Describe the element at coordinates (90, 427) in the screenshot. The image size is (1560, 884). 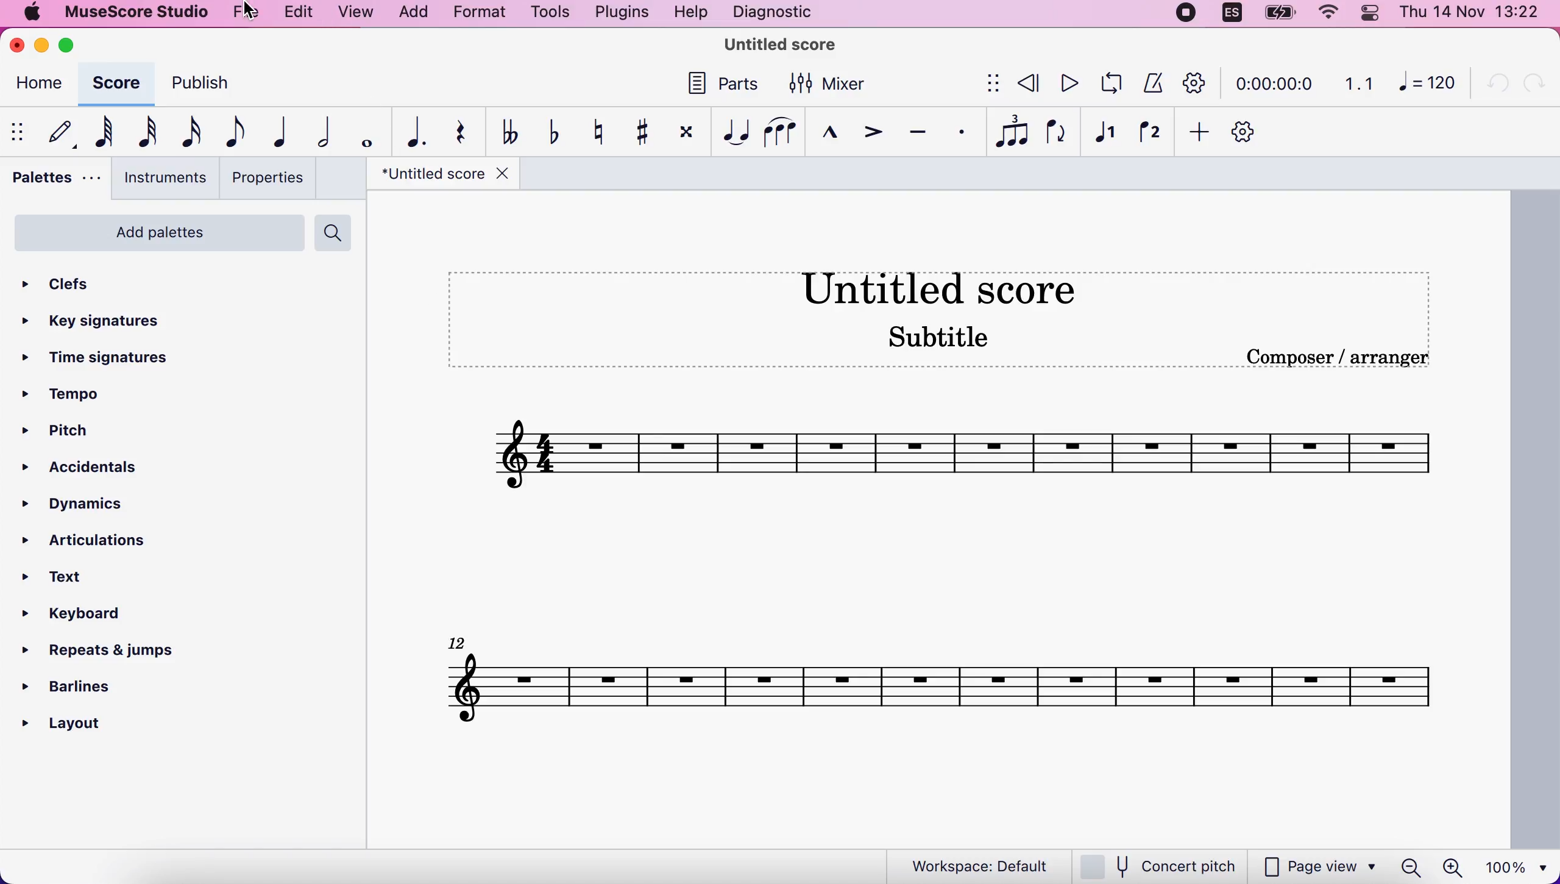
I see `pitch` at that location.